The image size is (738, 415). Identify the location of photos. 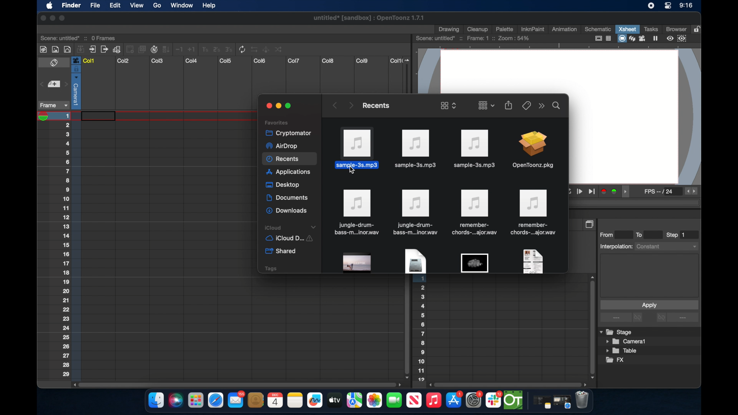
(374, 400).